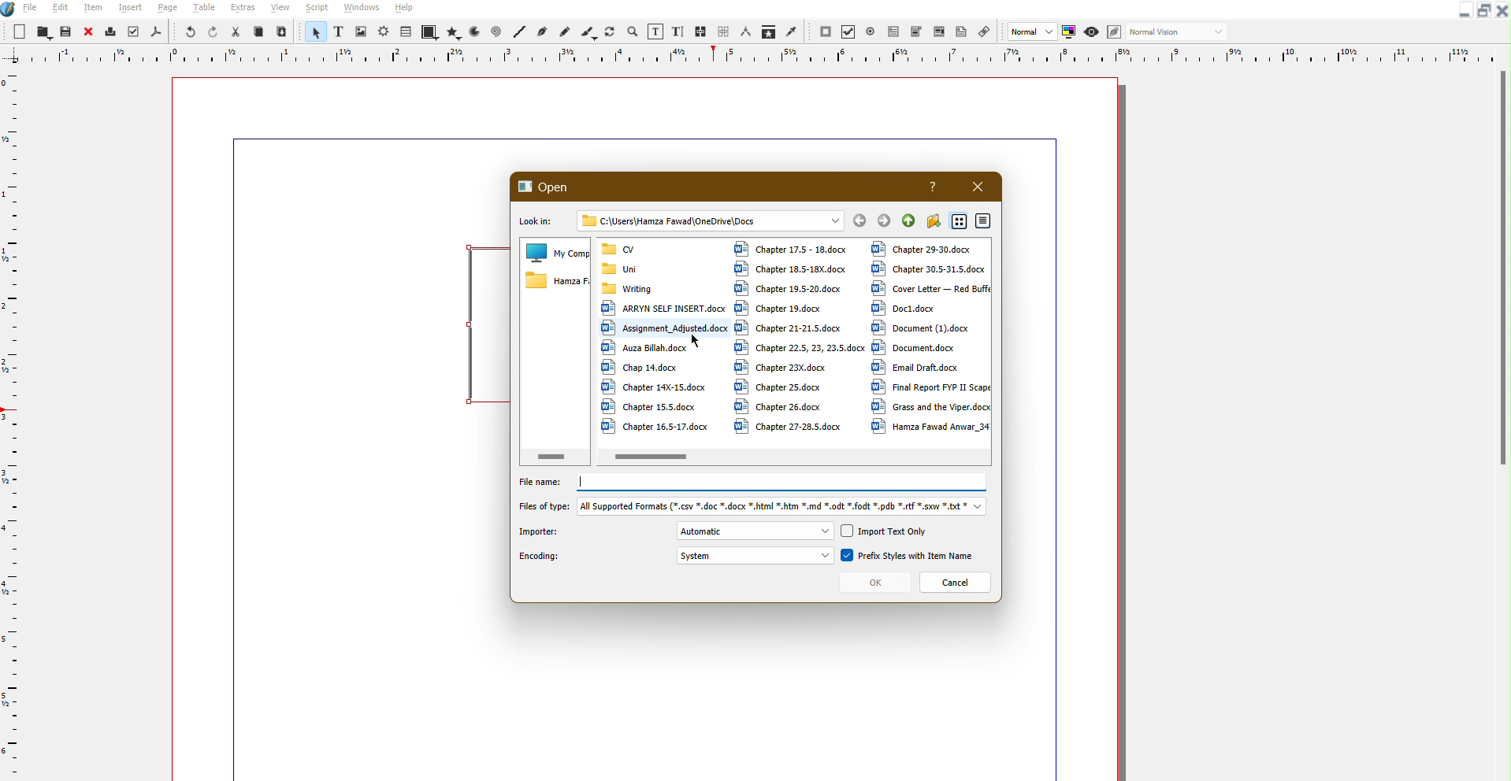  Describe the element at coordinates (282, 31) in the screenshot. I see `Paste` at that location.